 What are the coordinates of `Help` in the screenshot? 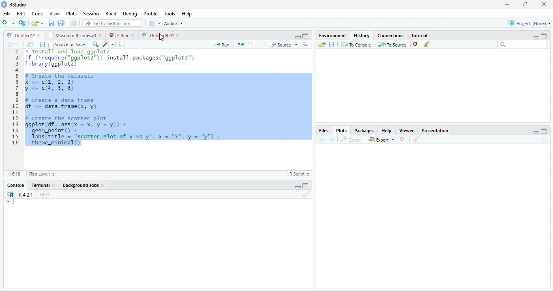 It's located at (386, 130).